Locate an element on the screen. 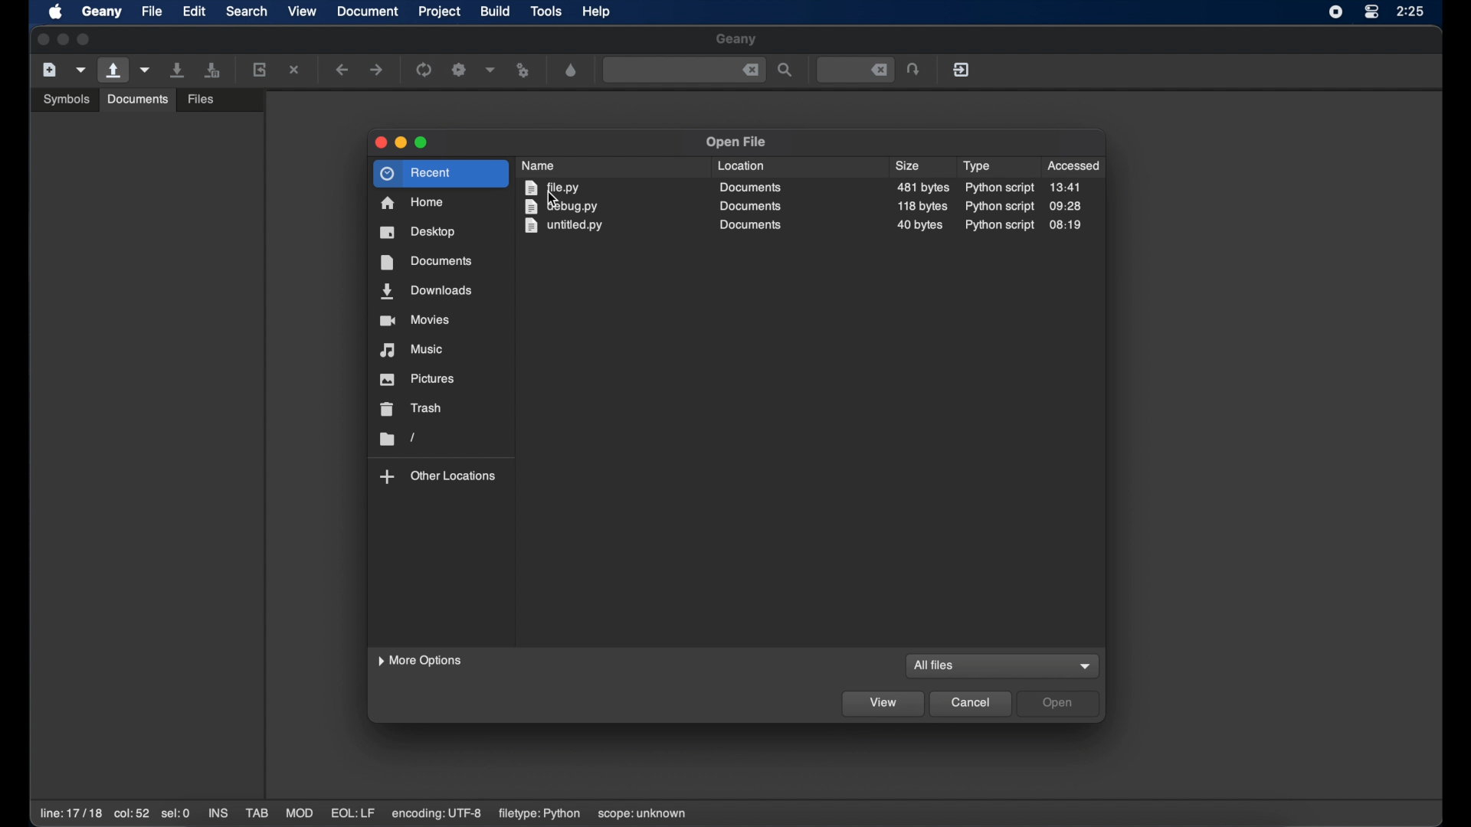 The height and width of the screenshot is (827, 1471). col:52 is located at coordinates (130, 815).